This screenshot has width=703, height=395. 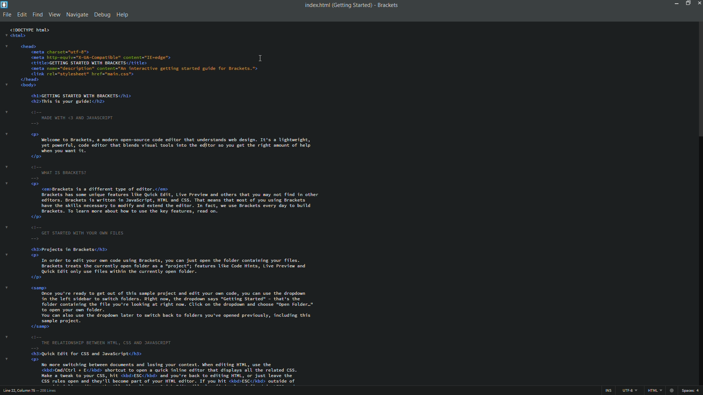 I want to click on edit, so click(x=22, y=15).